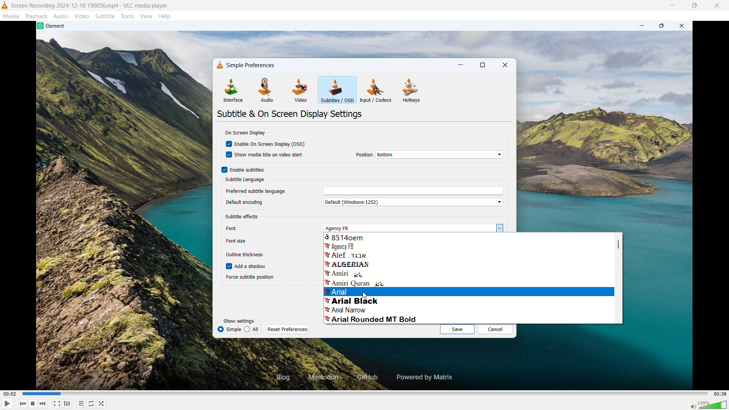 This screenshot has width=729, height=410. Describe the element at coordinates (266, 90) in the screenshot. I see `audio` at that location.